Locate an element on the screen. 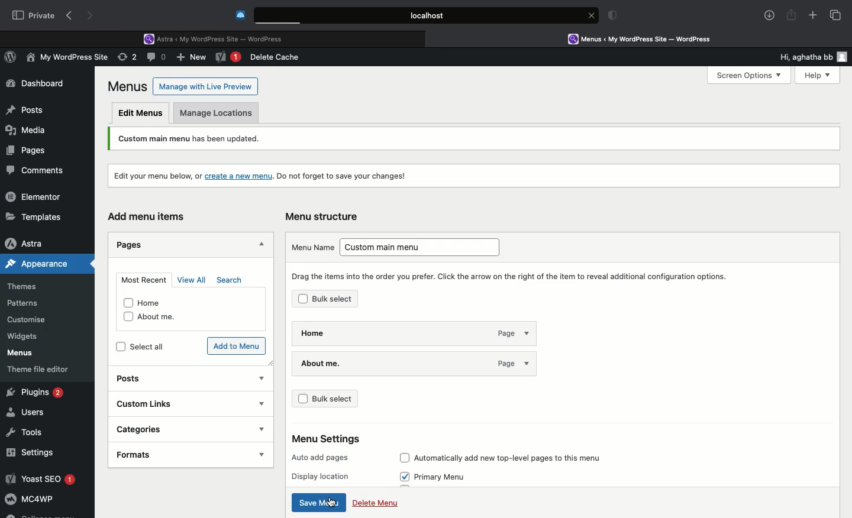 The width and height of the screenshot is (852, 518). Custom main menu is located at coordinates (425, 245).